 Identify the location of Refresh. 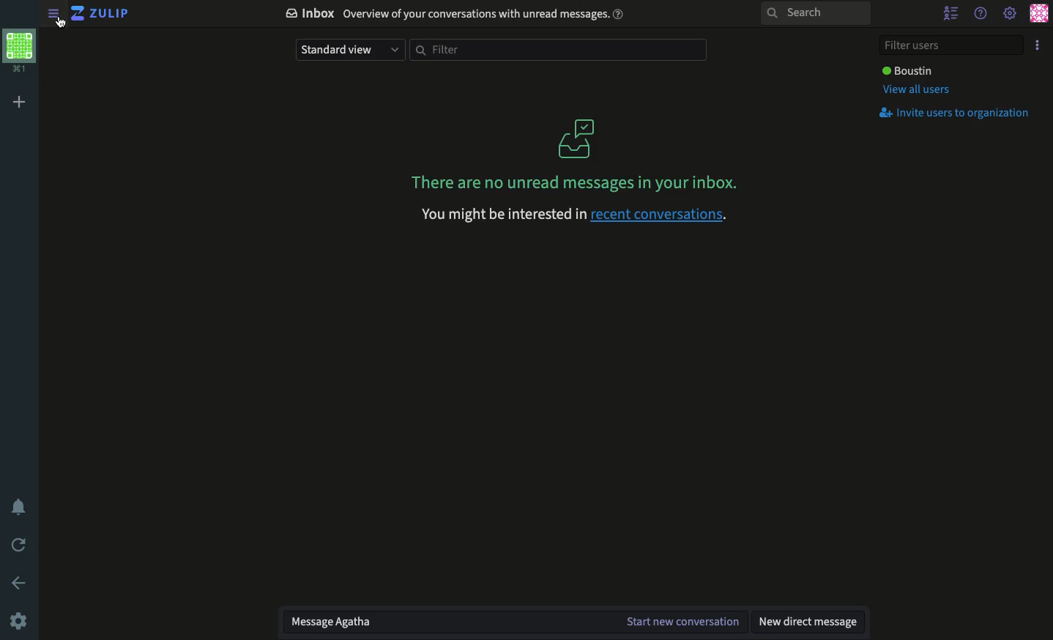
(17, 546).